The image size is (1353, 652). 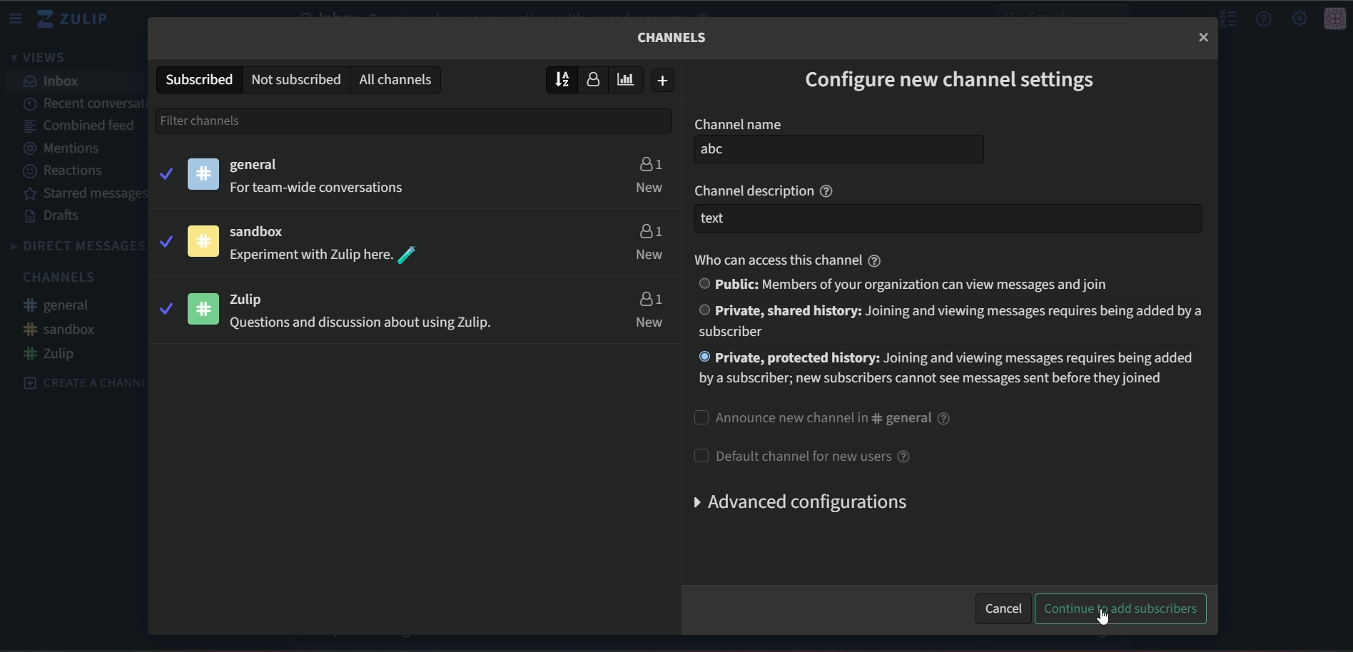 What do you see at coordinates (69, 148) in the screenshot?
I see `mentions` at bounding box center [69, 148].